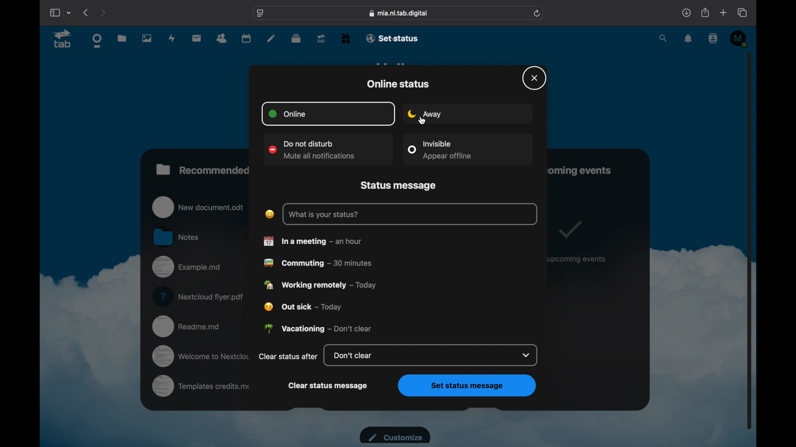 The image size is (796, 447). I want to click on notes, so click(271, 38).